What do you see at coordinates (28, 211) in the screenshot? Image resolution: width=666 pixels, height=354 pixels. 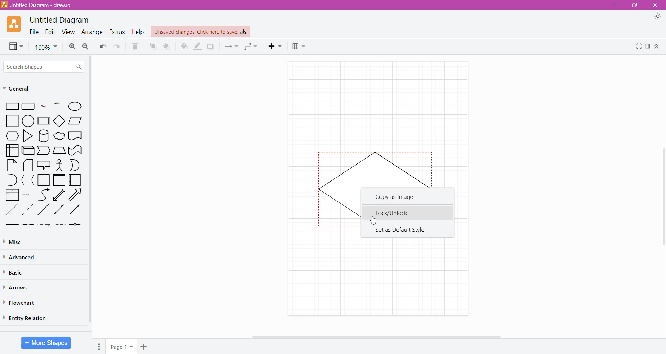 I see `Dotted Line` at bounding box center [28, 211].